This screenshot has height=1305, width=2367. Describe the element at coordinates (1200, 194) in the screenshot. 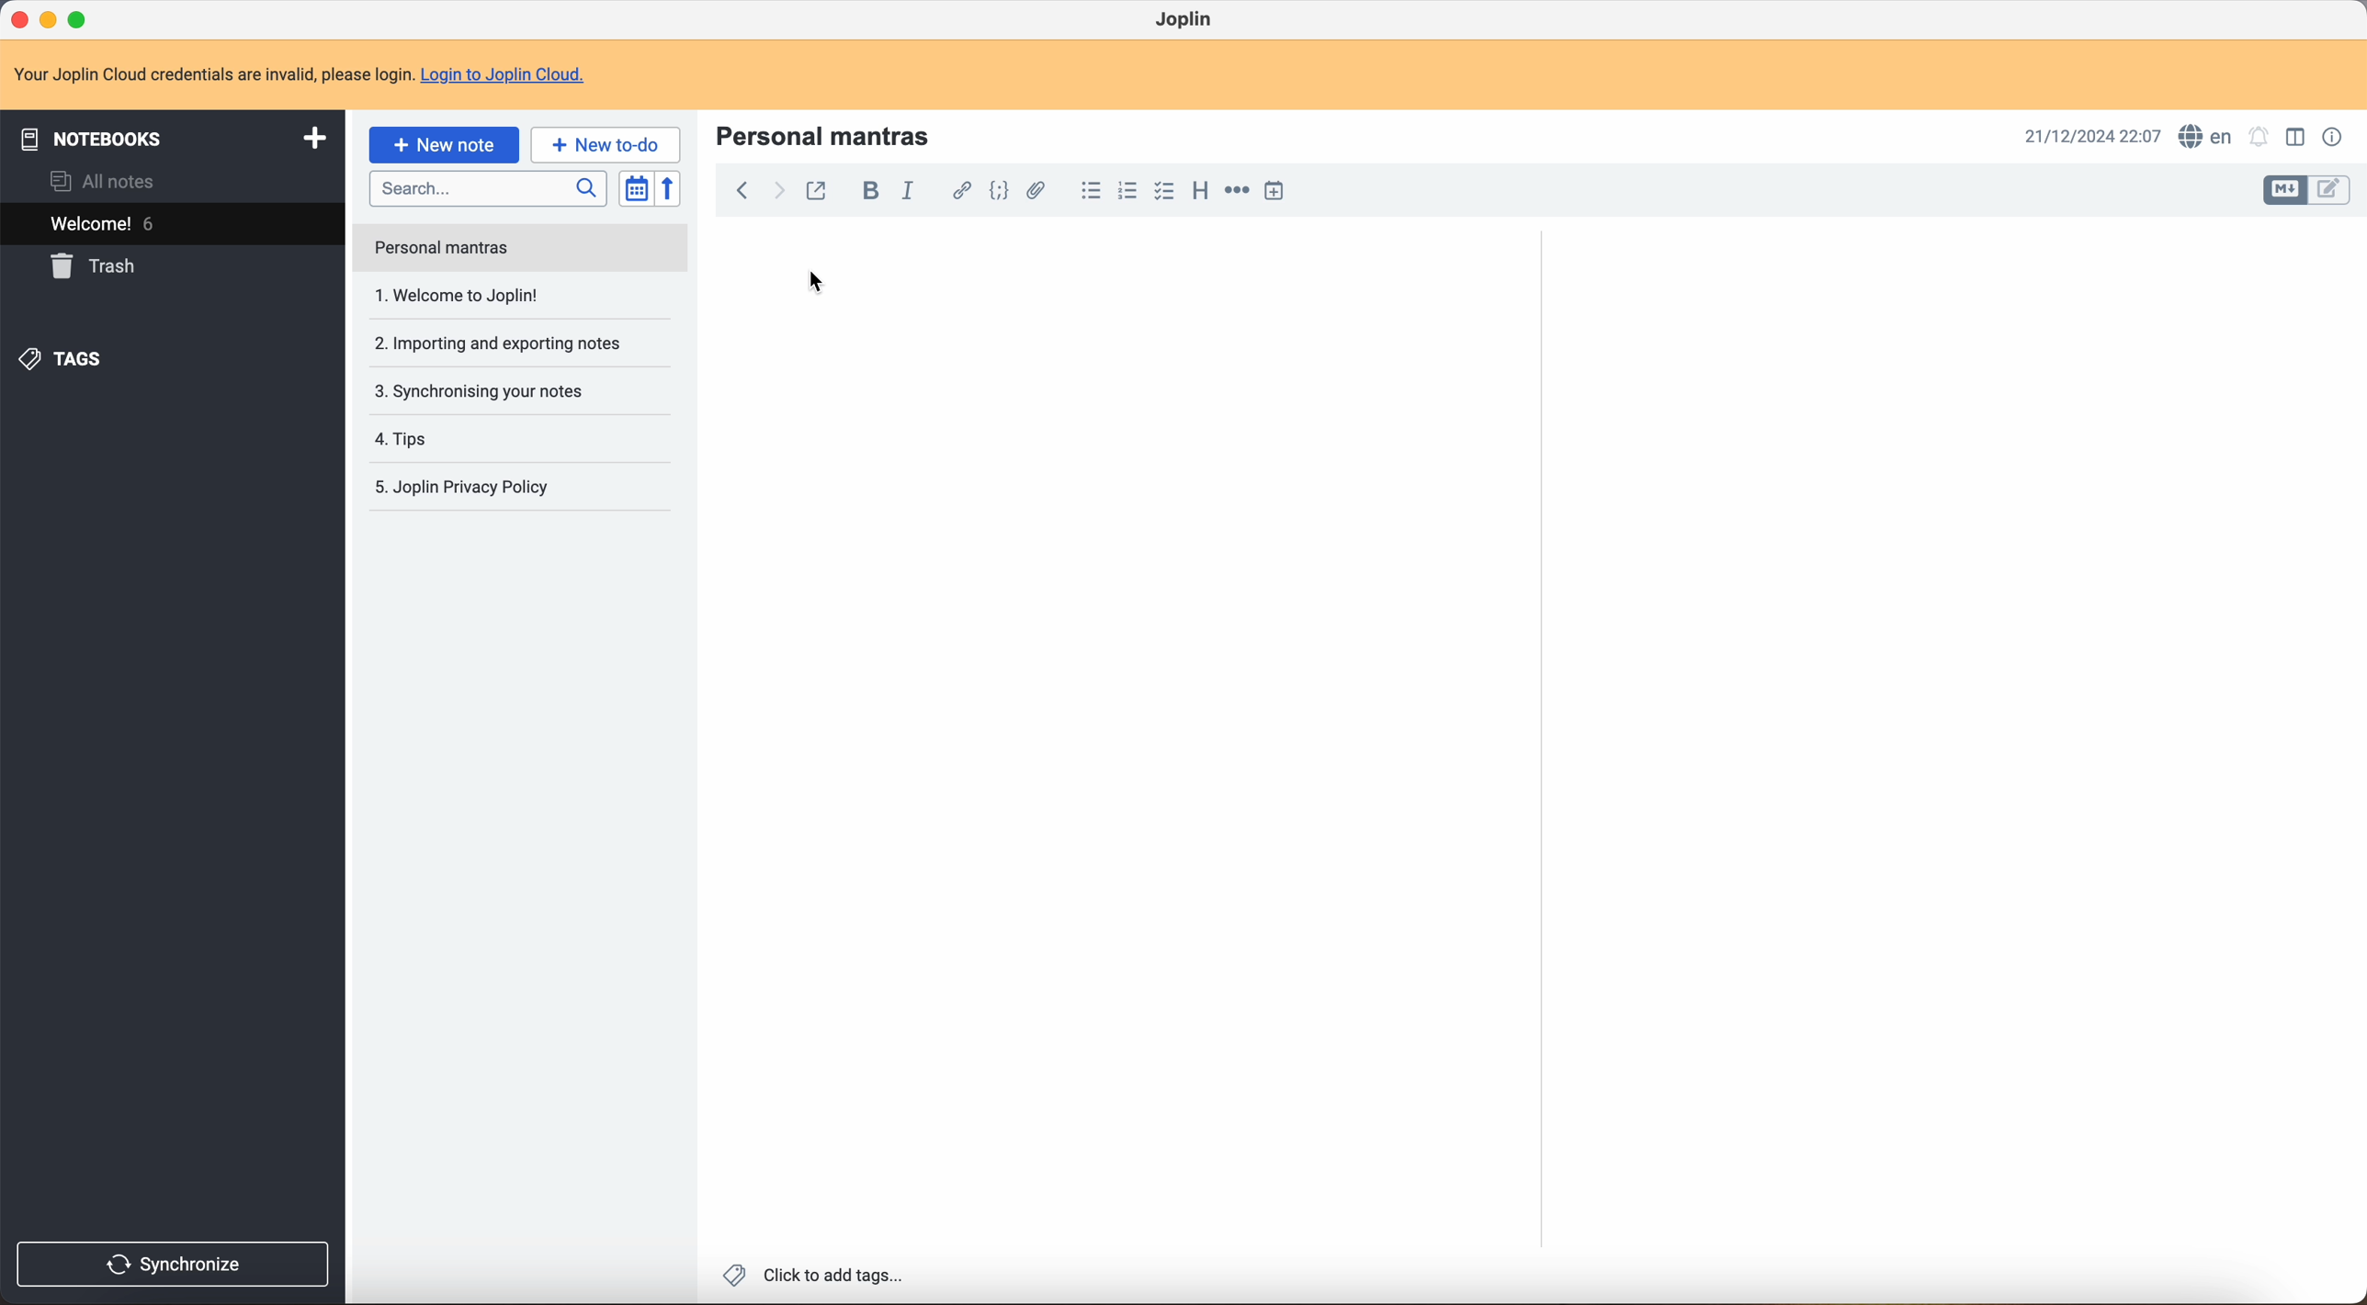

I see `heading` at that location.